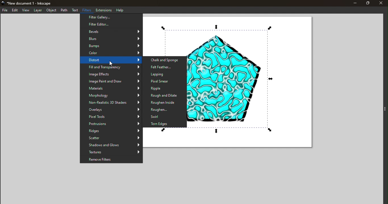 The height and width of the screenshot is (204, 388). Describe the element at coordinates (75, 10) in the screenshot. I see `Text` at that location.